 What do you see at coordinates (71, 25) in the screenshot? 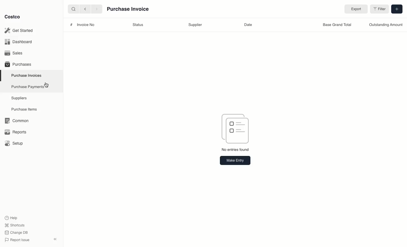
I see `#` at bounding box center [71, 25].